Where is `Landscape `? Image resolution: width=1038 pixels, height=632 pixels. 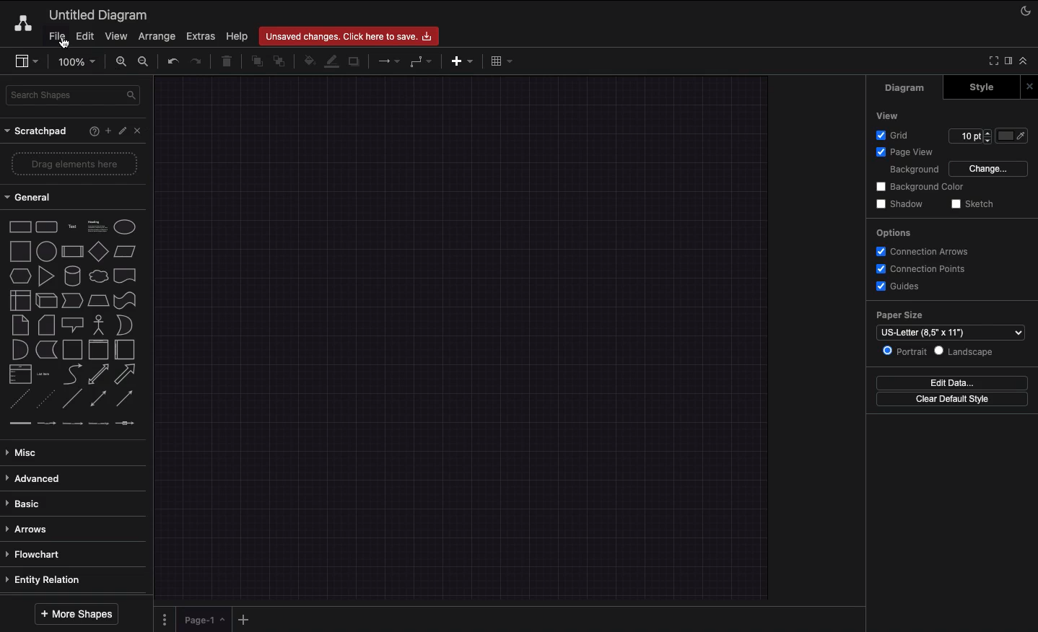
Landscape  is located at coordinates (967, 351).